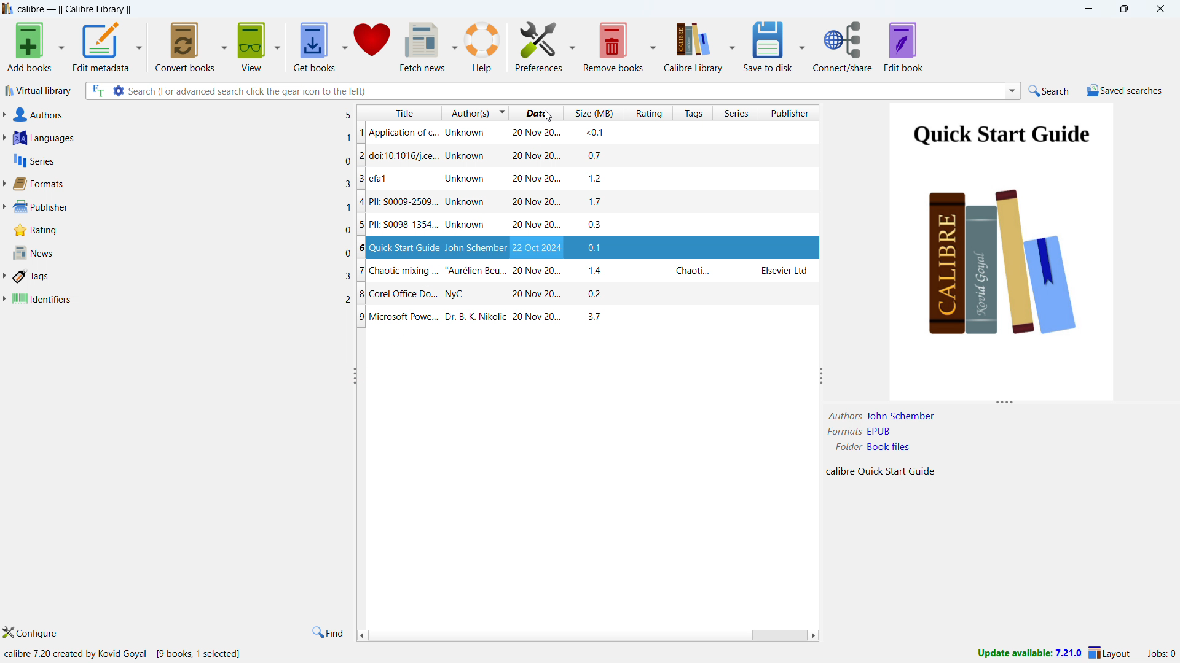  What do you see at coordinates (371, 45) in the screenshot?
I see `donate to calibre` at bounding box center [371, 45].